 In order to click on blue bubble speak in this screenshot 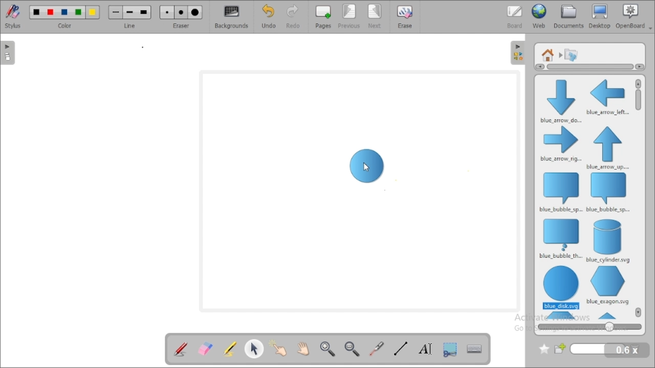, I will do `click(560, 192)`.